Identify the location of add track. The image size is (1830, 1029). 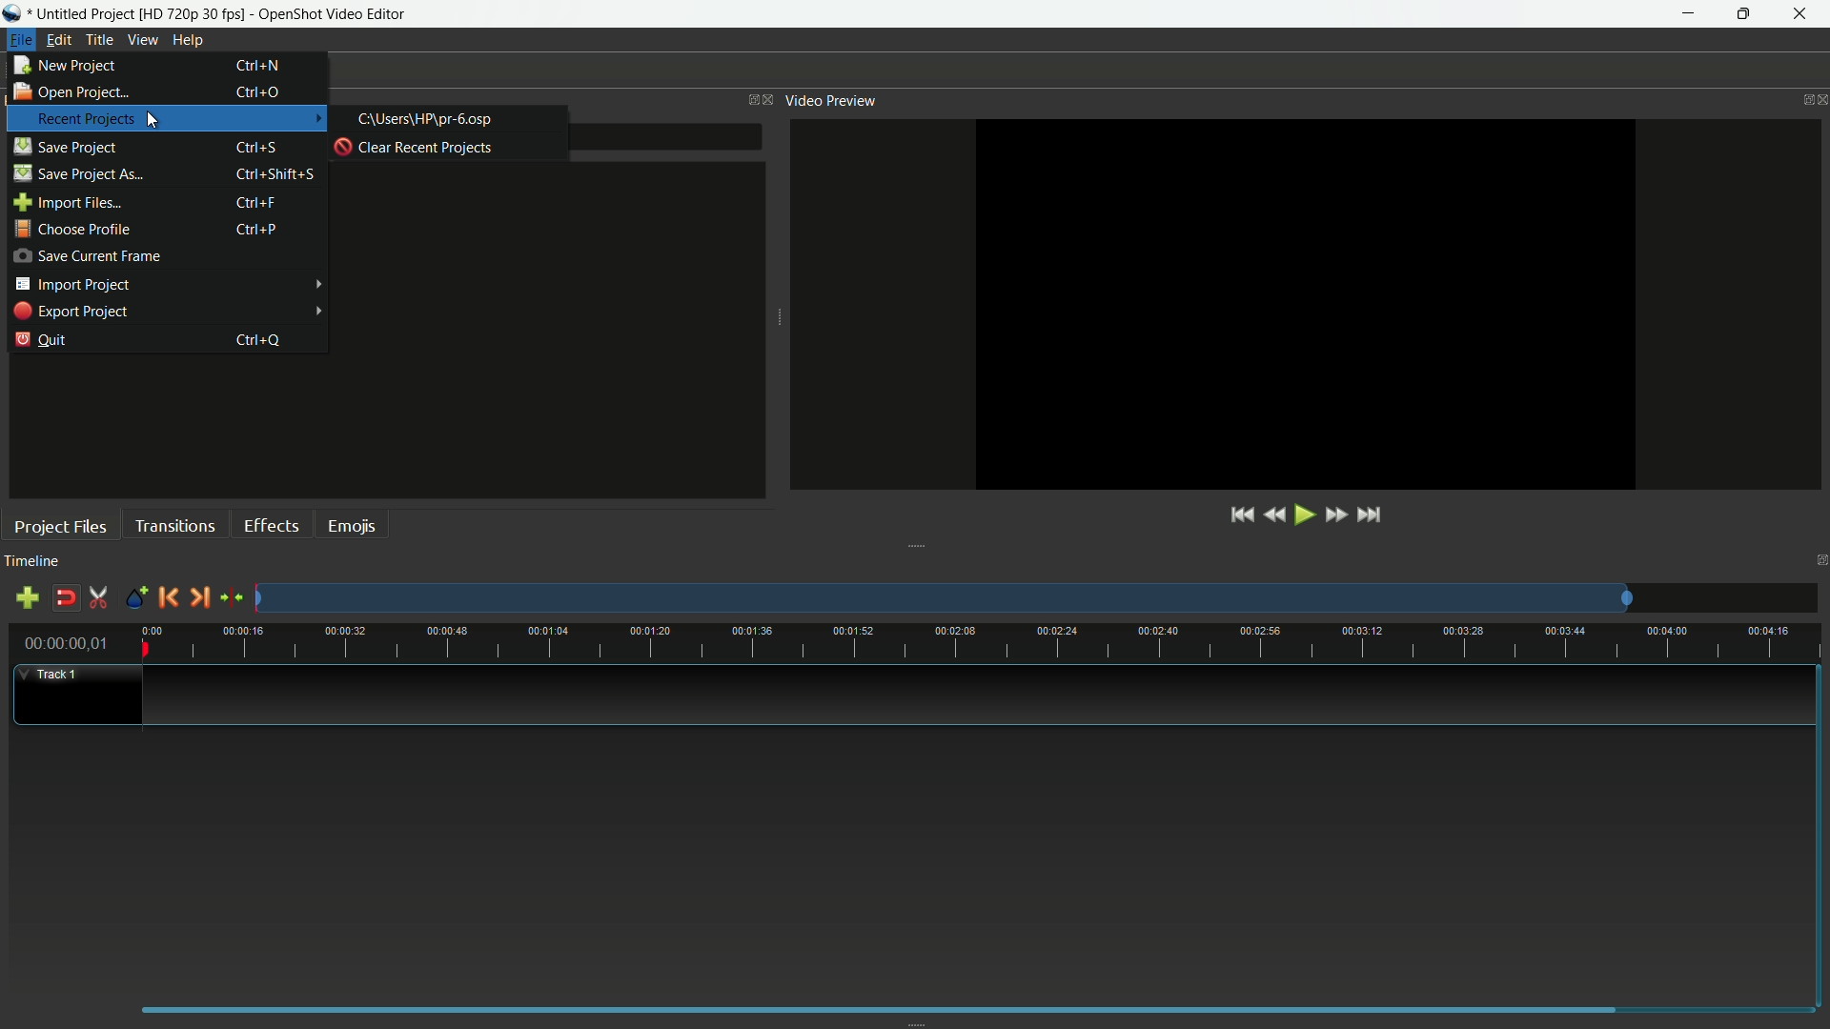
(27, 599).